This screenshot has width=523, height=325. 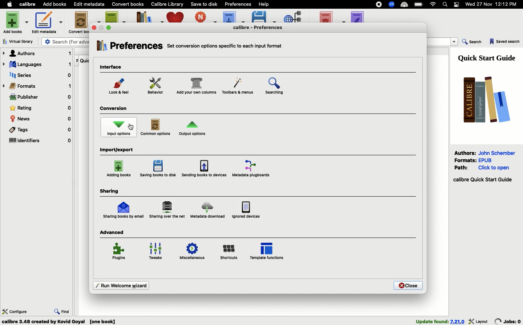 I want to click on Add books, so click(x=55, y=5).